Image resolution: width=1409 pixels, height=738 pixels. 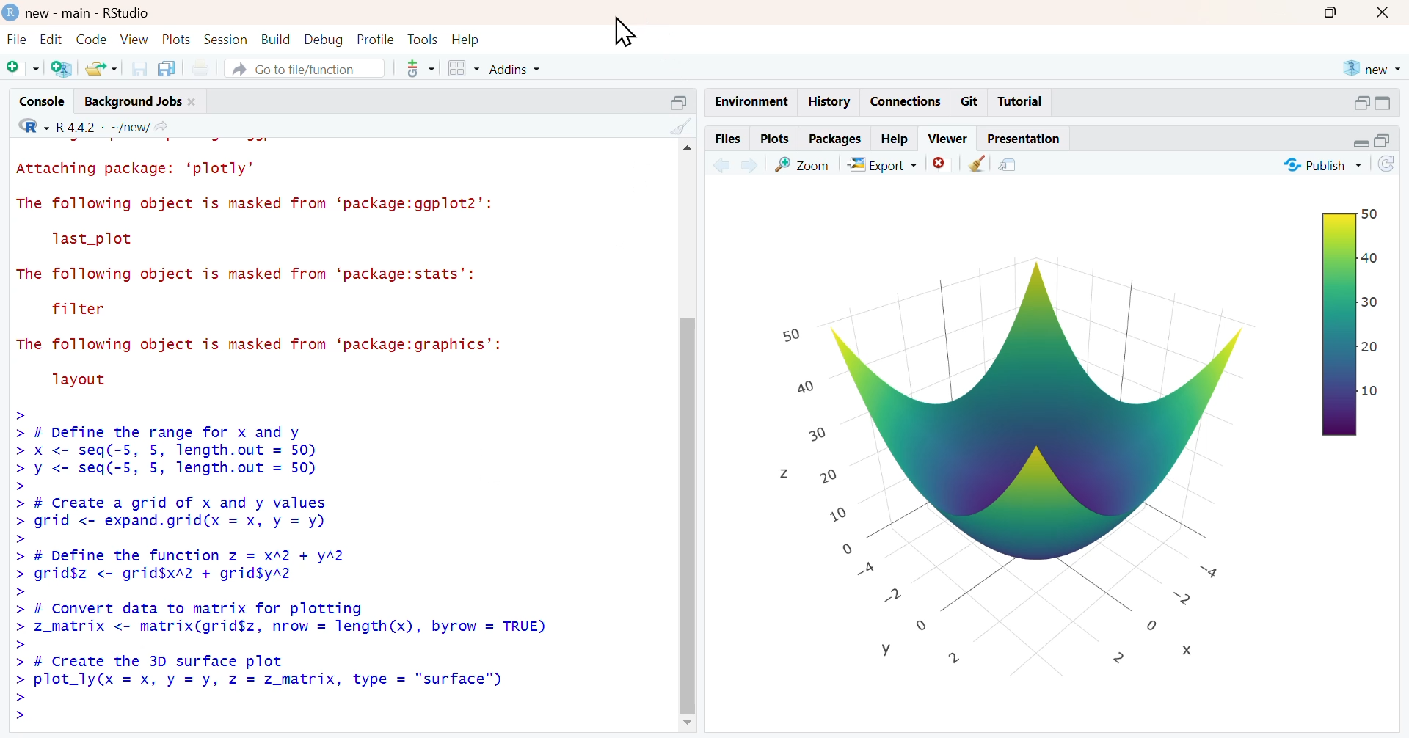 I want to click on session, so click(x=227, y=40).